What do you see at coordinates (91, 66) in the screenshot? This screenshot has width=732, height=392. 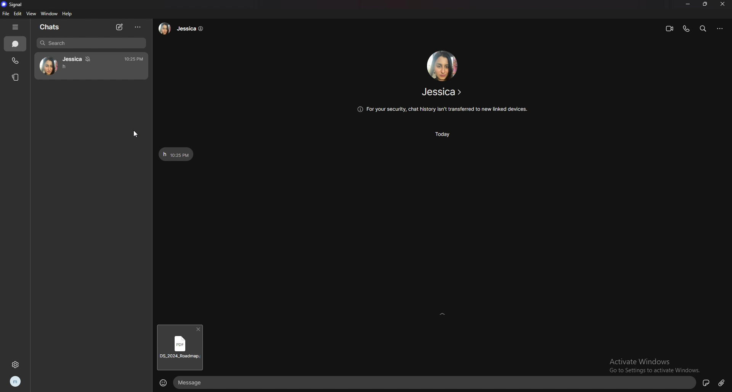 I see `chat` at bounding box center [91, 66].